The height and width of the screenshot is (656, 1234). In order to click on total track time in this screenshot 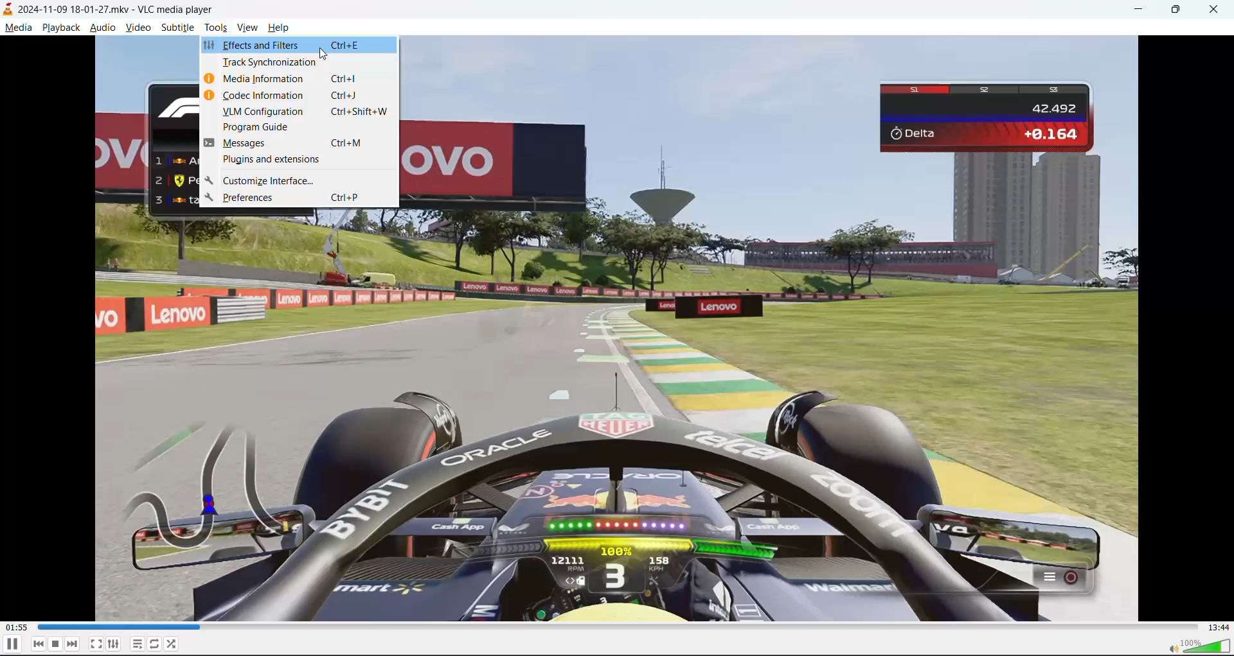, I will do `click(1215, 626)`.